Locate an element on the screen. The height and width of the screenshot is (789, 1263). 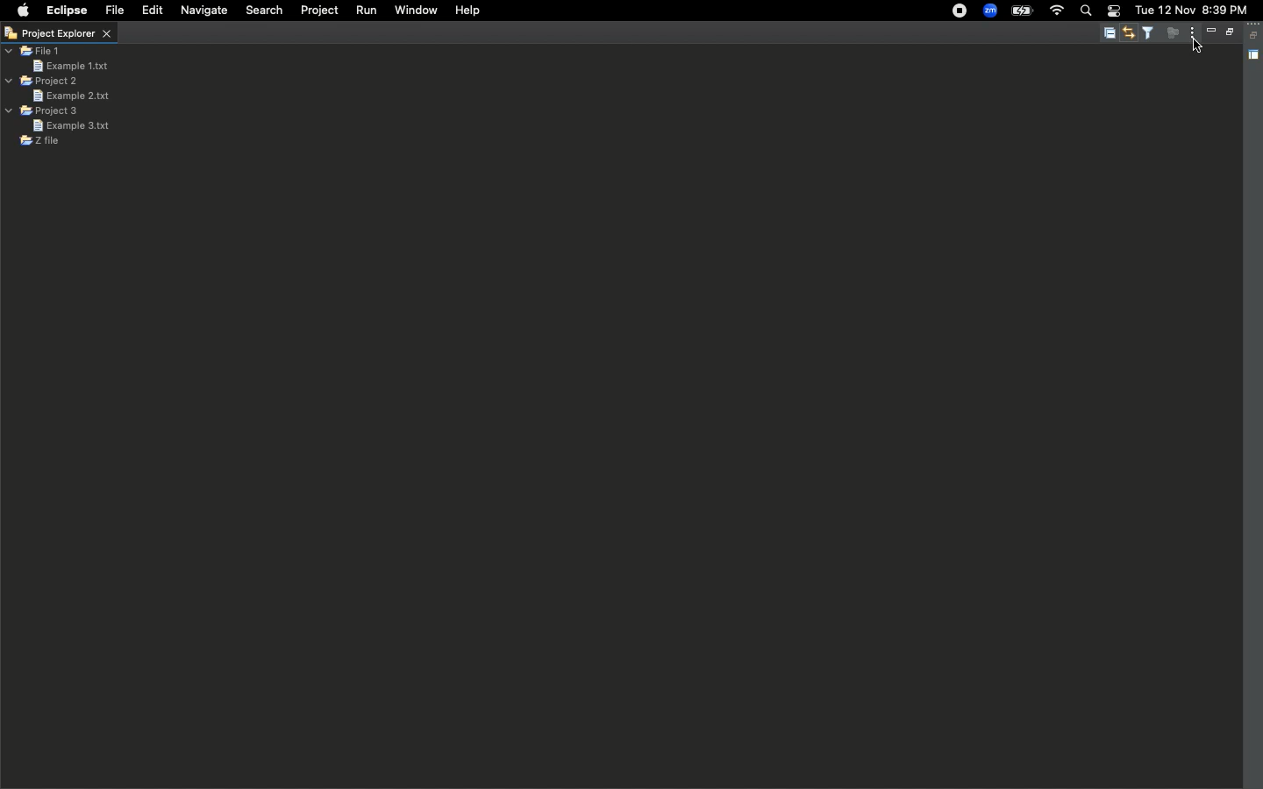
Z file is located at coordinates (39, 141).